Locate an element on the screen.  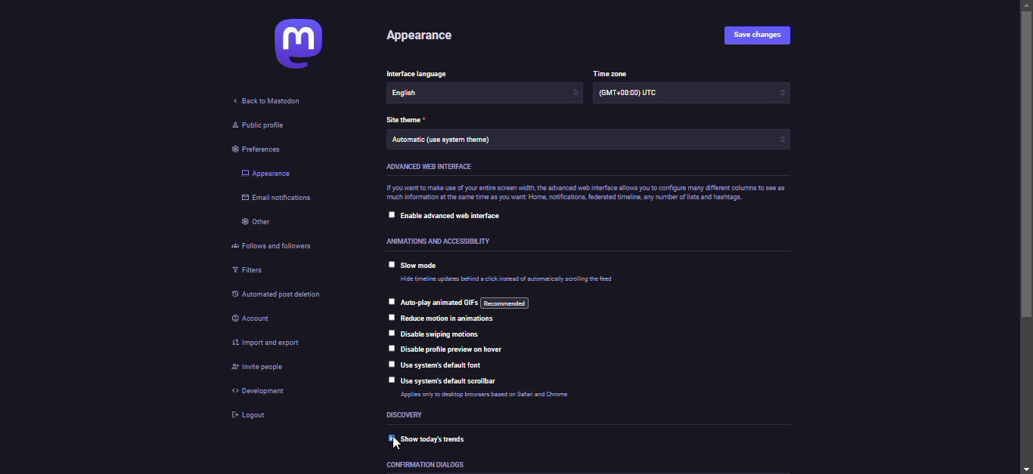
back to mastodon is located at coordinates (268, 100).